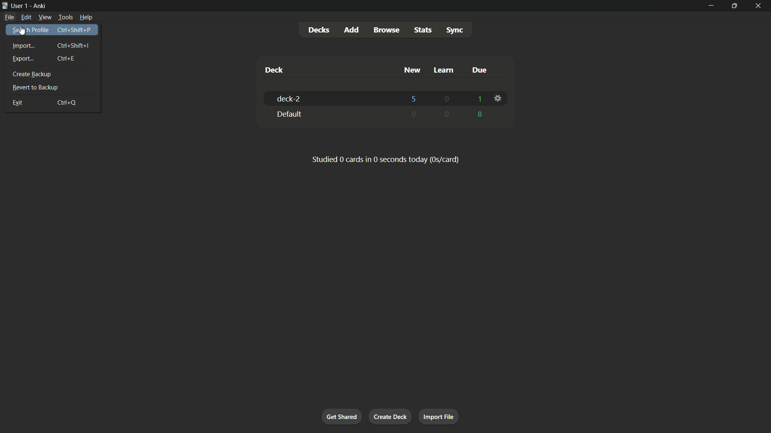 Image resolution: width=771 pixels, height=433 pixels. Describe the element at coordinates (388, 30) in the screenshot. I see `Browse` at that location.